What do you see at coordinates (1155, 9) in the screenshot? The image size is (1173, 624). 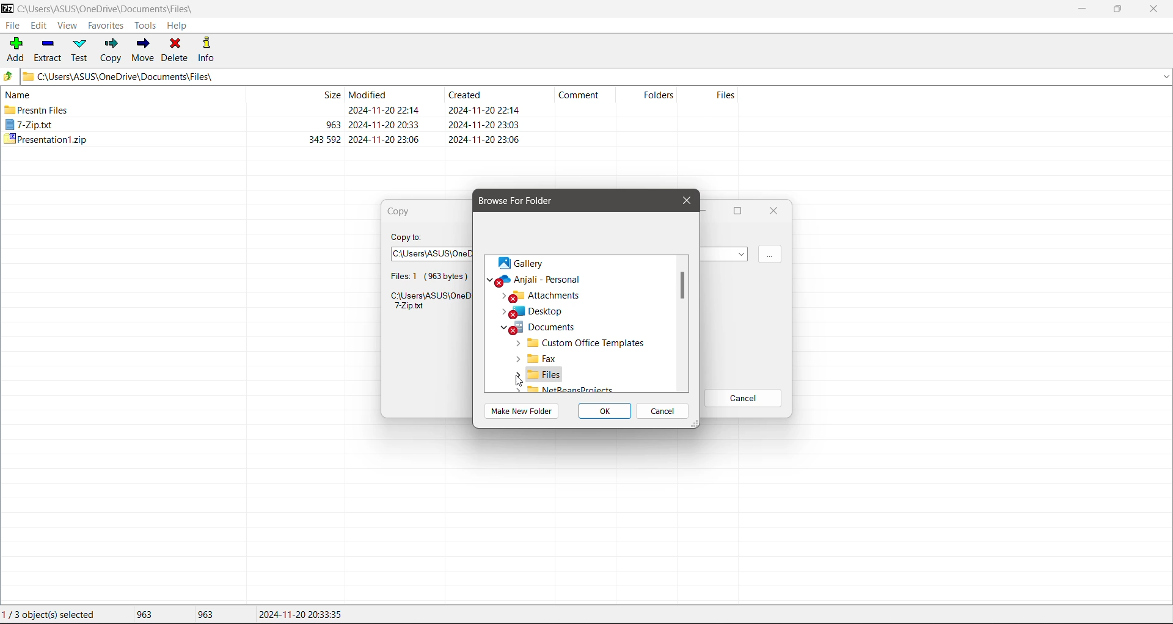 I see `Close` at bounding box center [1155, 9].